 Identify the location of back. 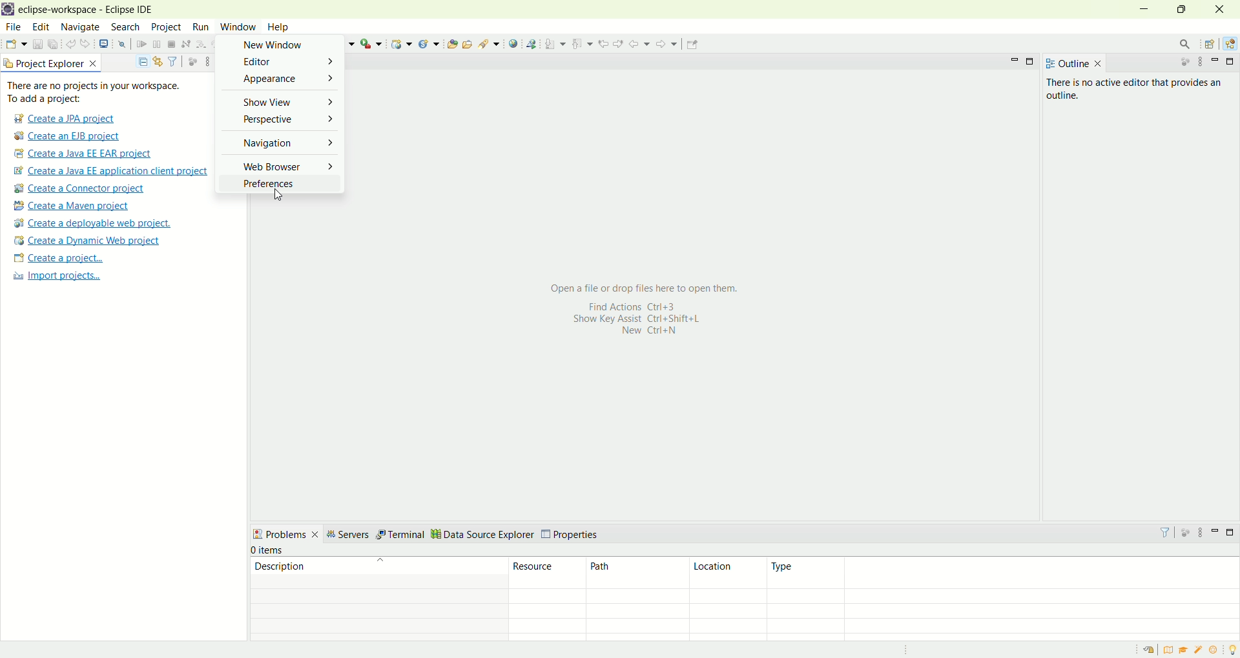
(642, 43).